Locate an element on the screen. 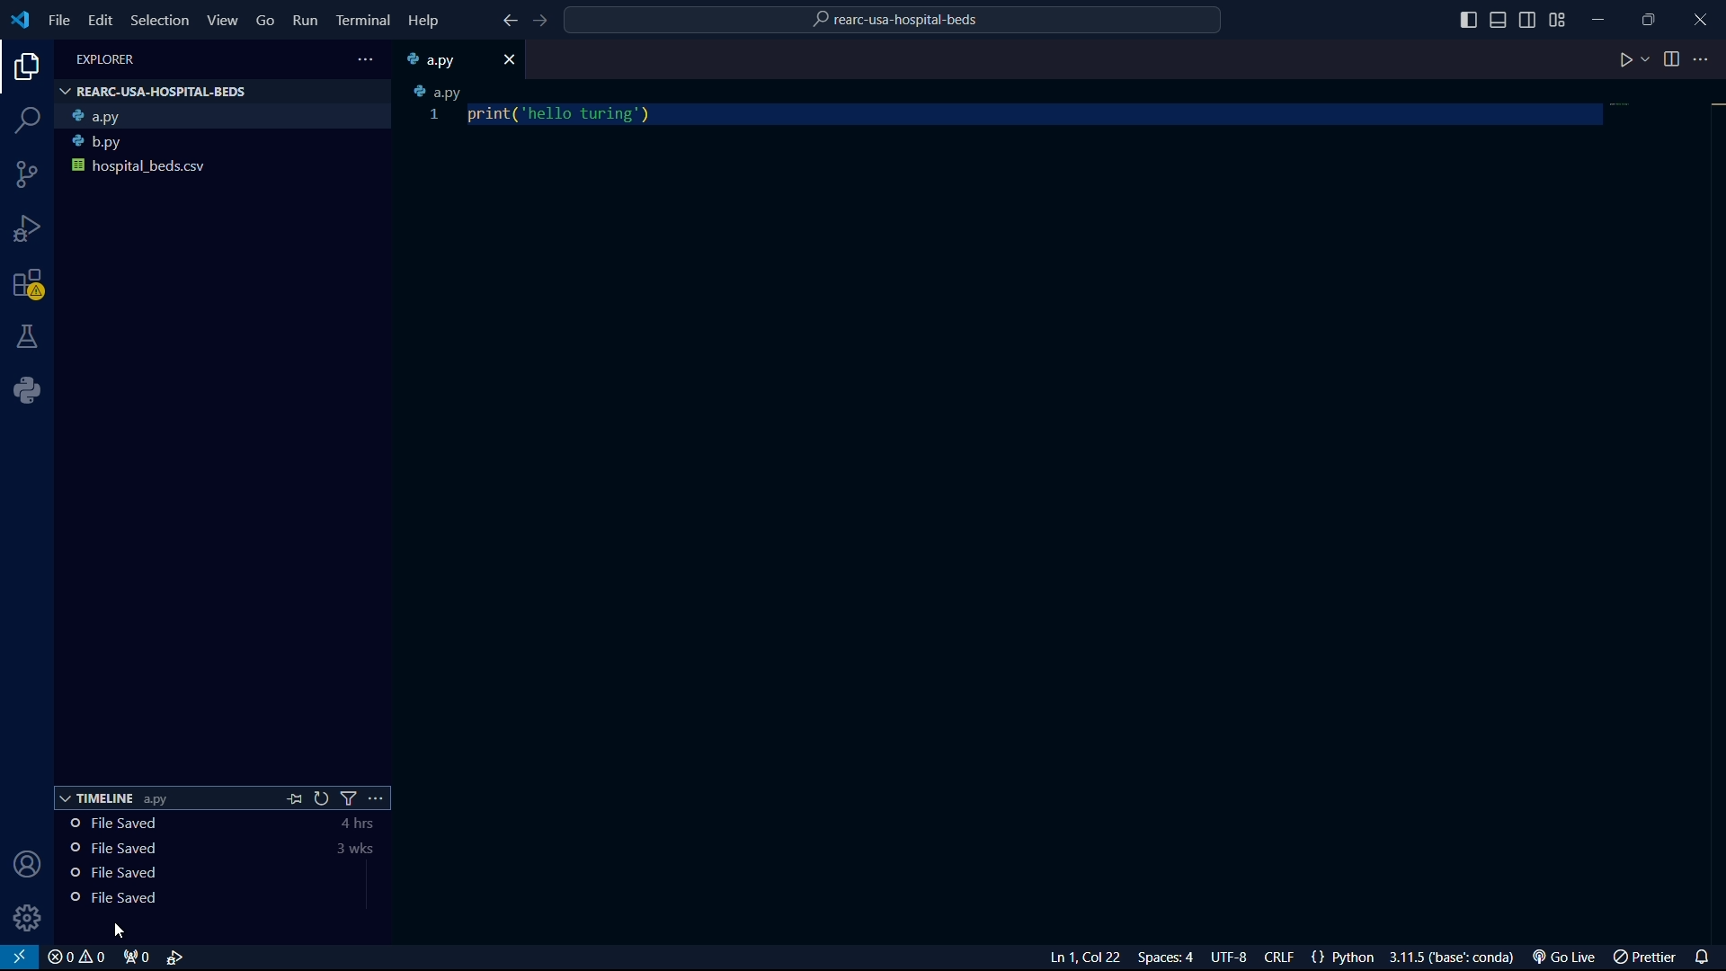 The height and width of the screenshot is (971, 1726). split editor right is located at coordinates (1671, 60).